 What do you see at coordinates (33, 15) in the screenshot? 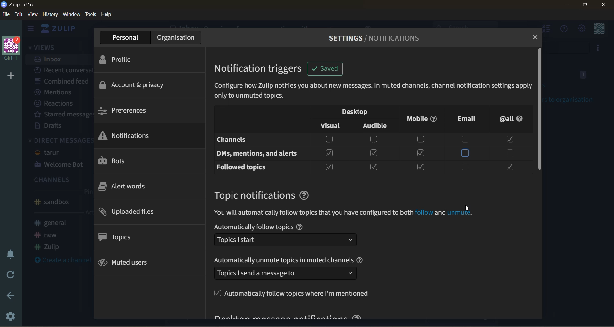
I see `view` at bounding box center [33, 15].